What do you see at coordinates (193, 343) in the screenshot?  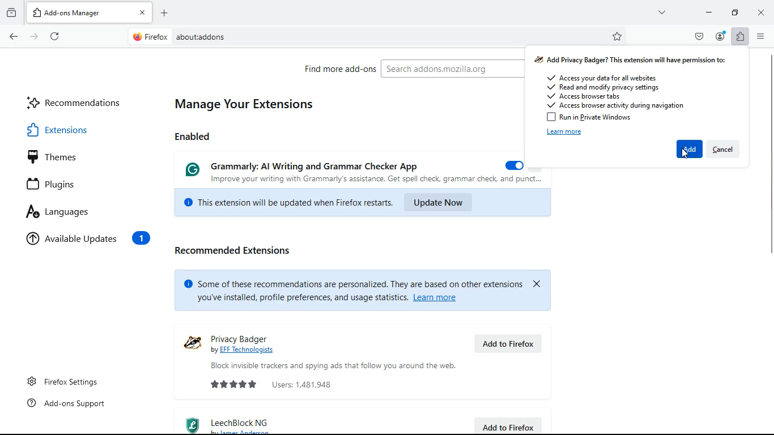 I see `logo` at bounding box center [193, 343].